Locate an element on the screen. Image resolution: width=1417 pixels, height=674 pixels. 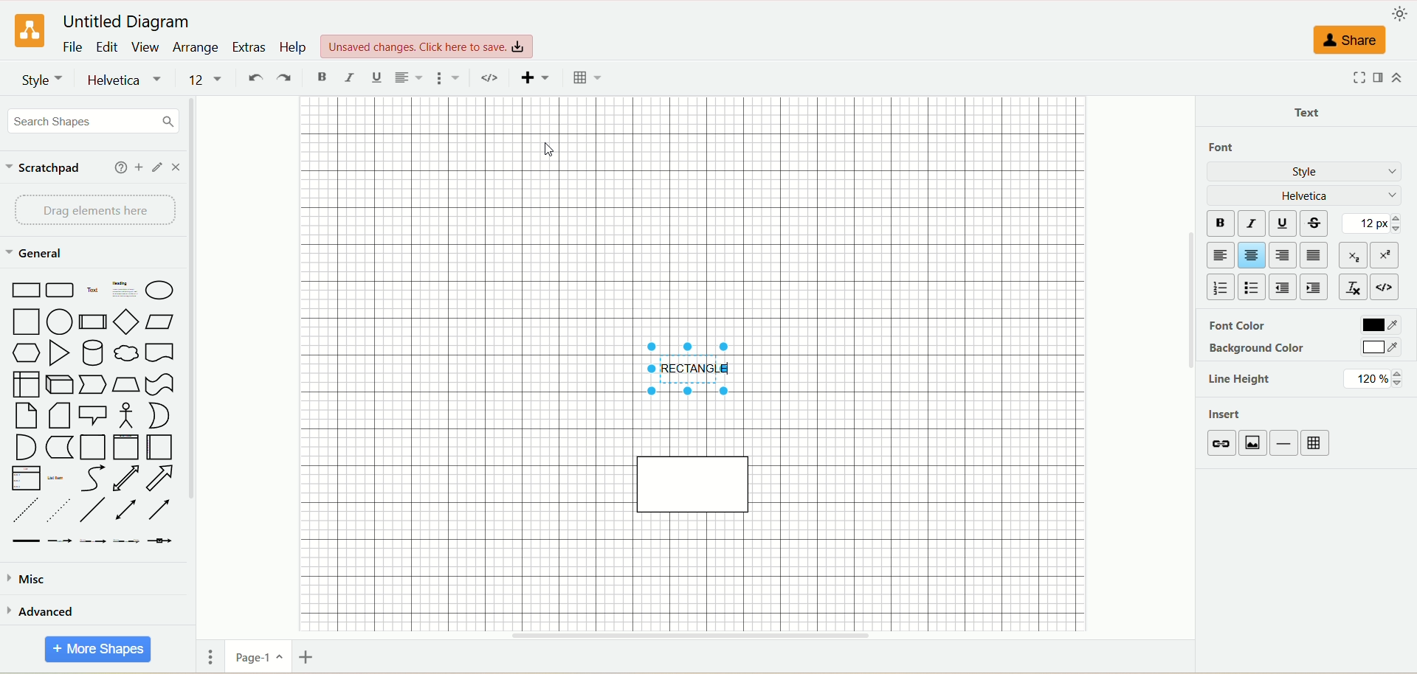
logo is located at coordinates (27, 30).